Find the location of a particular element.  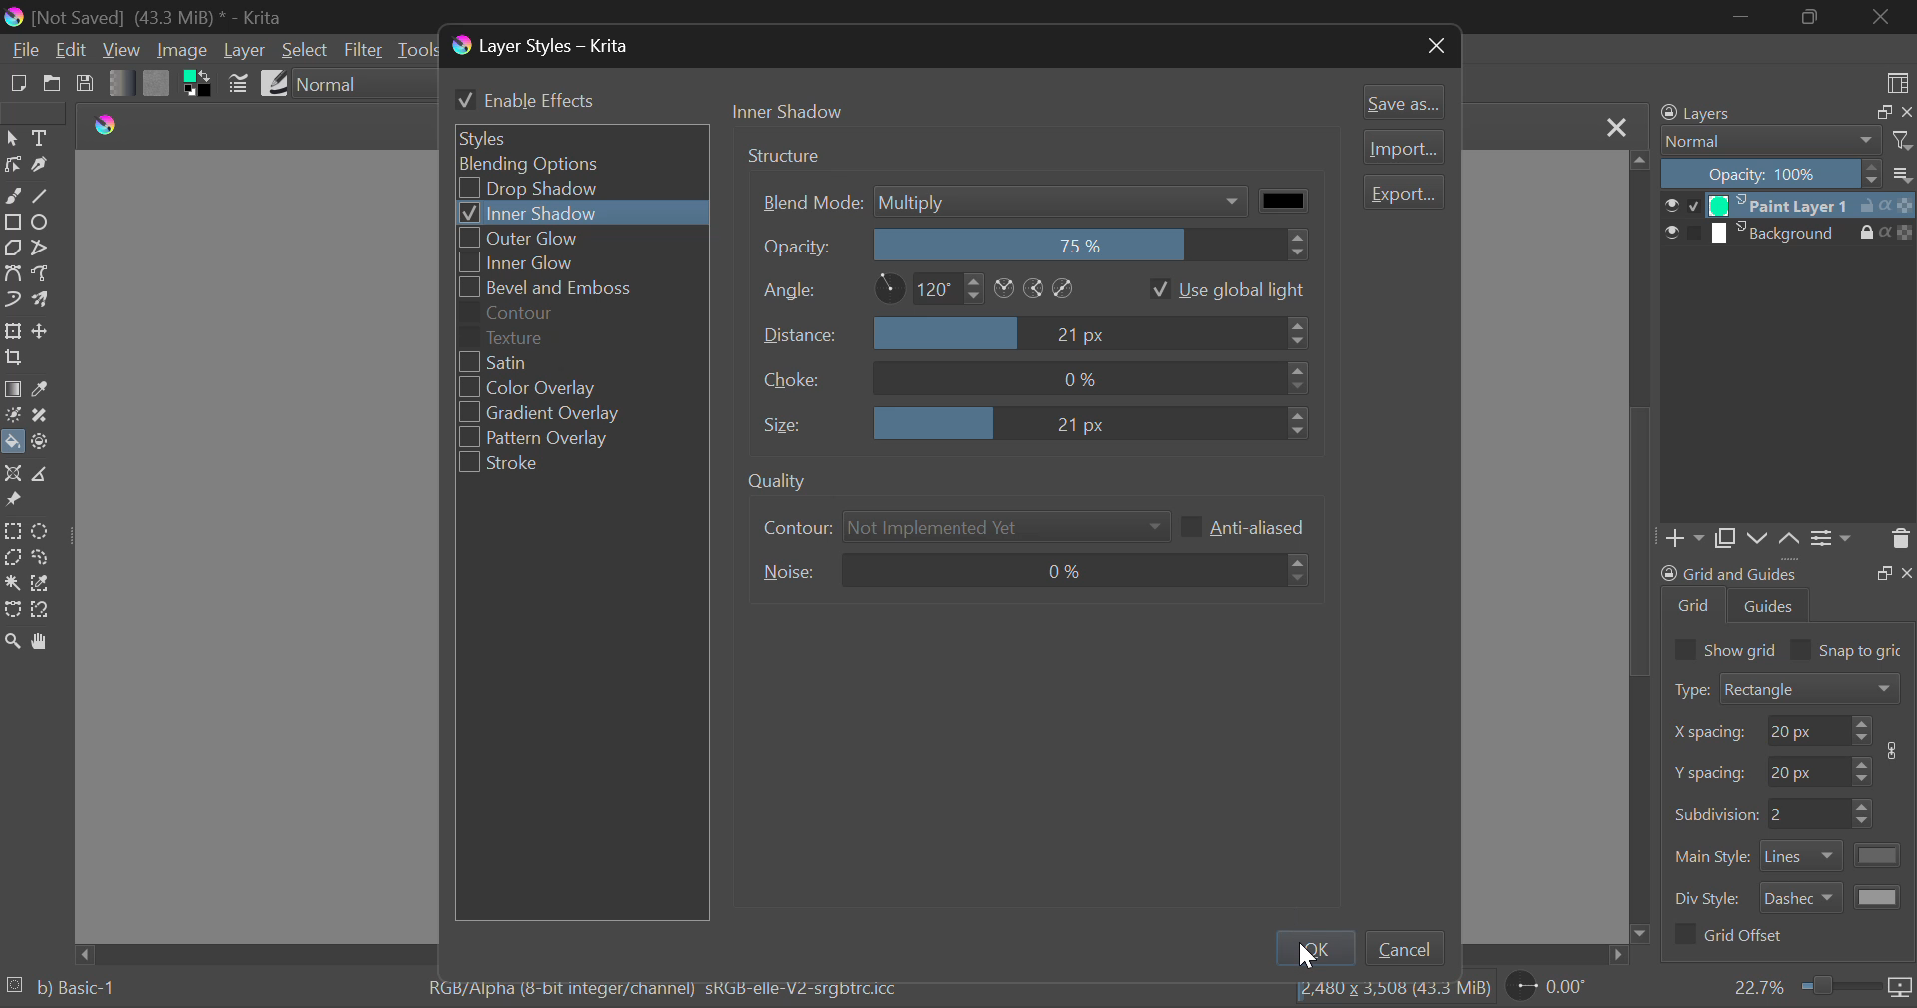

Restore Down is located at coordinates (1743, 17).